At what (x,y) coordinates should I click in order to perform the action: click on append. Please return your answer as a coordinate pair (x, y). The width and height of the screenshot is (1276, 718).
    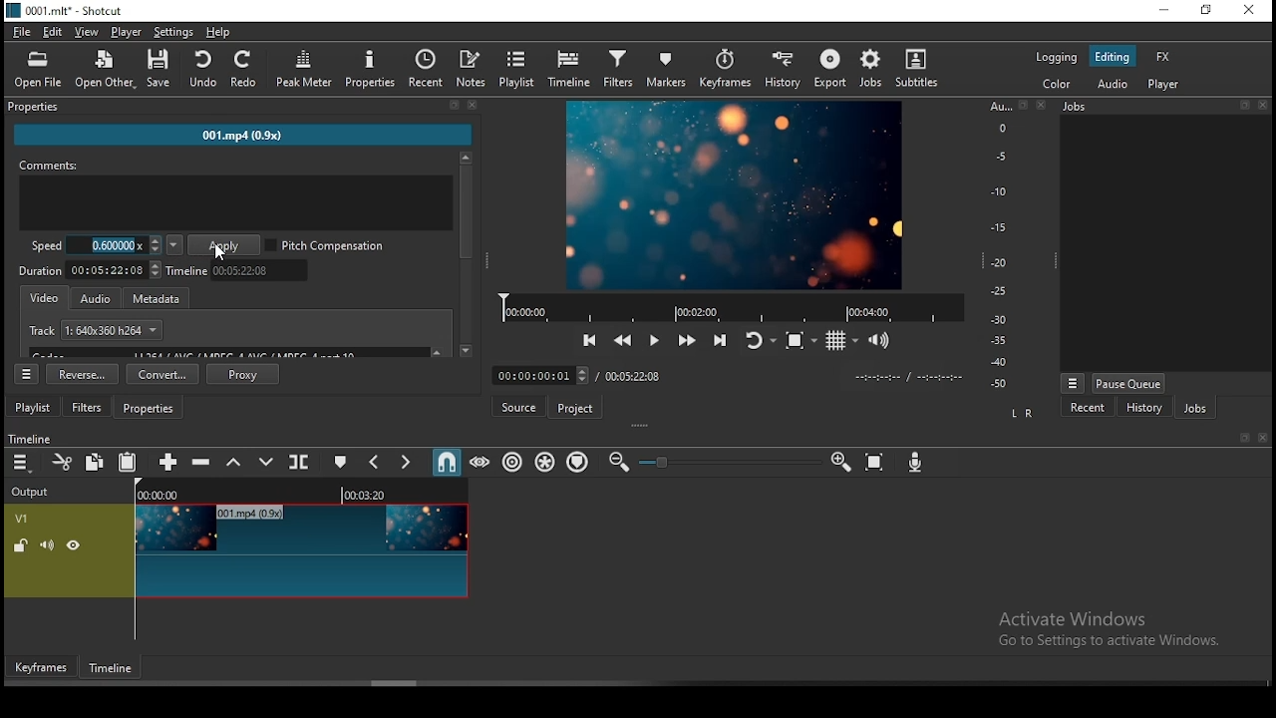
    Looking at the image, I should click on (165, 459).